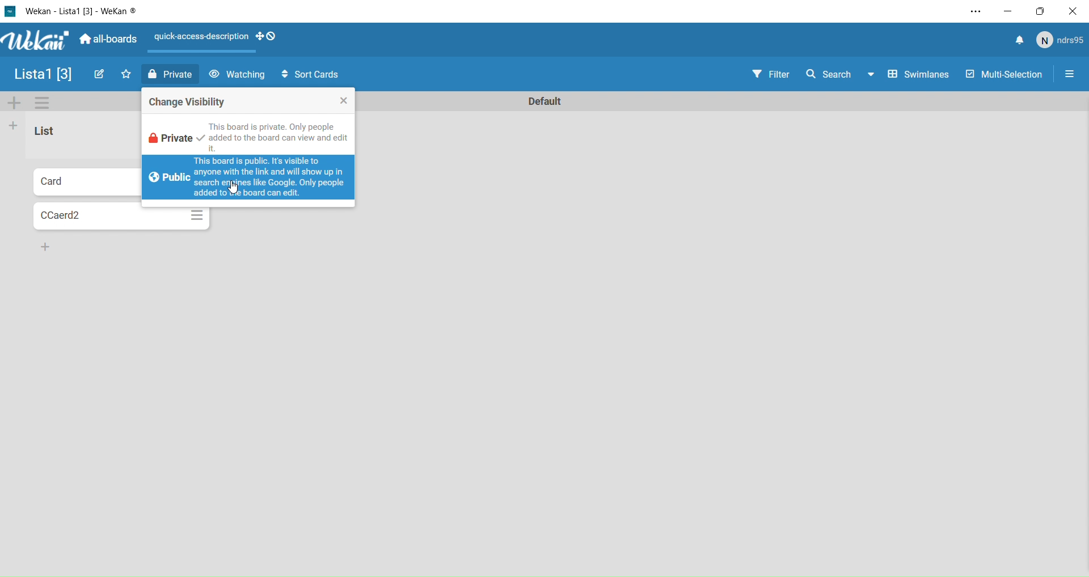  Describe the element at coordinates (43, 246) in the screenshot. I see `Add` at that location.